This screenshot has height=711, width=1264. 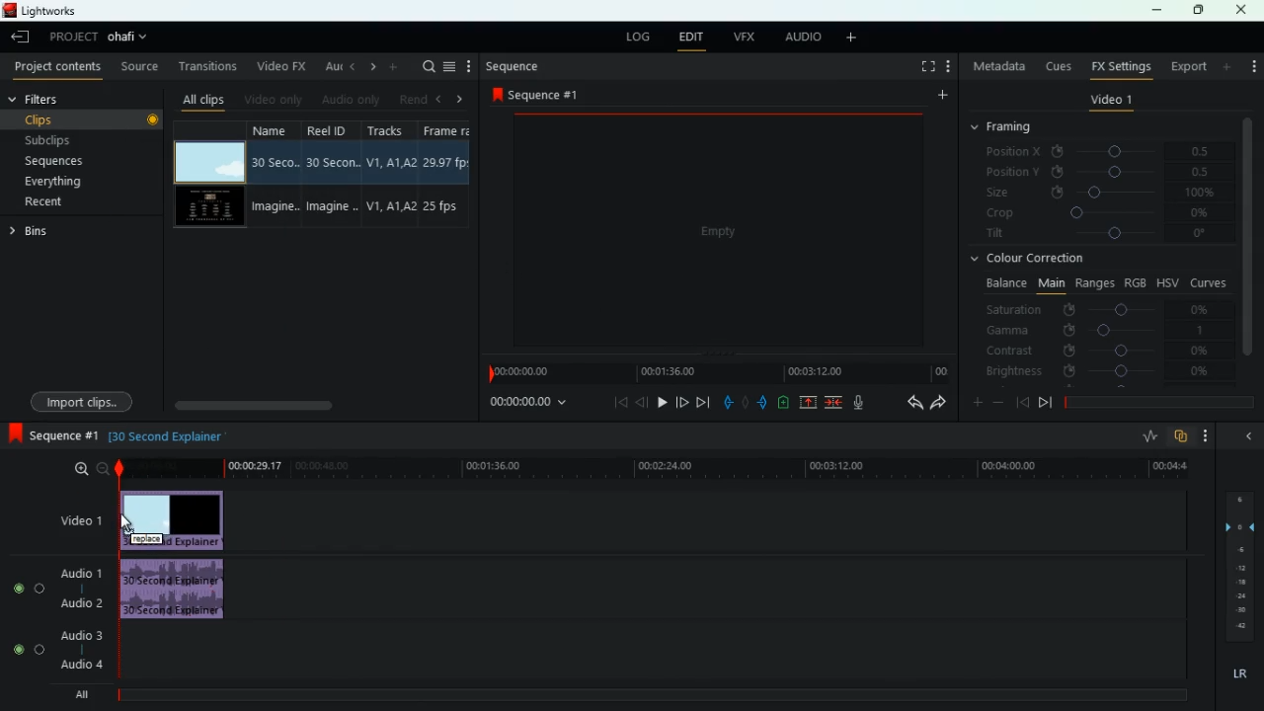 I want to click on more, so click(x=855, y=39).